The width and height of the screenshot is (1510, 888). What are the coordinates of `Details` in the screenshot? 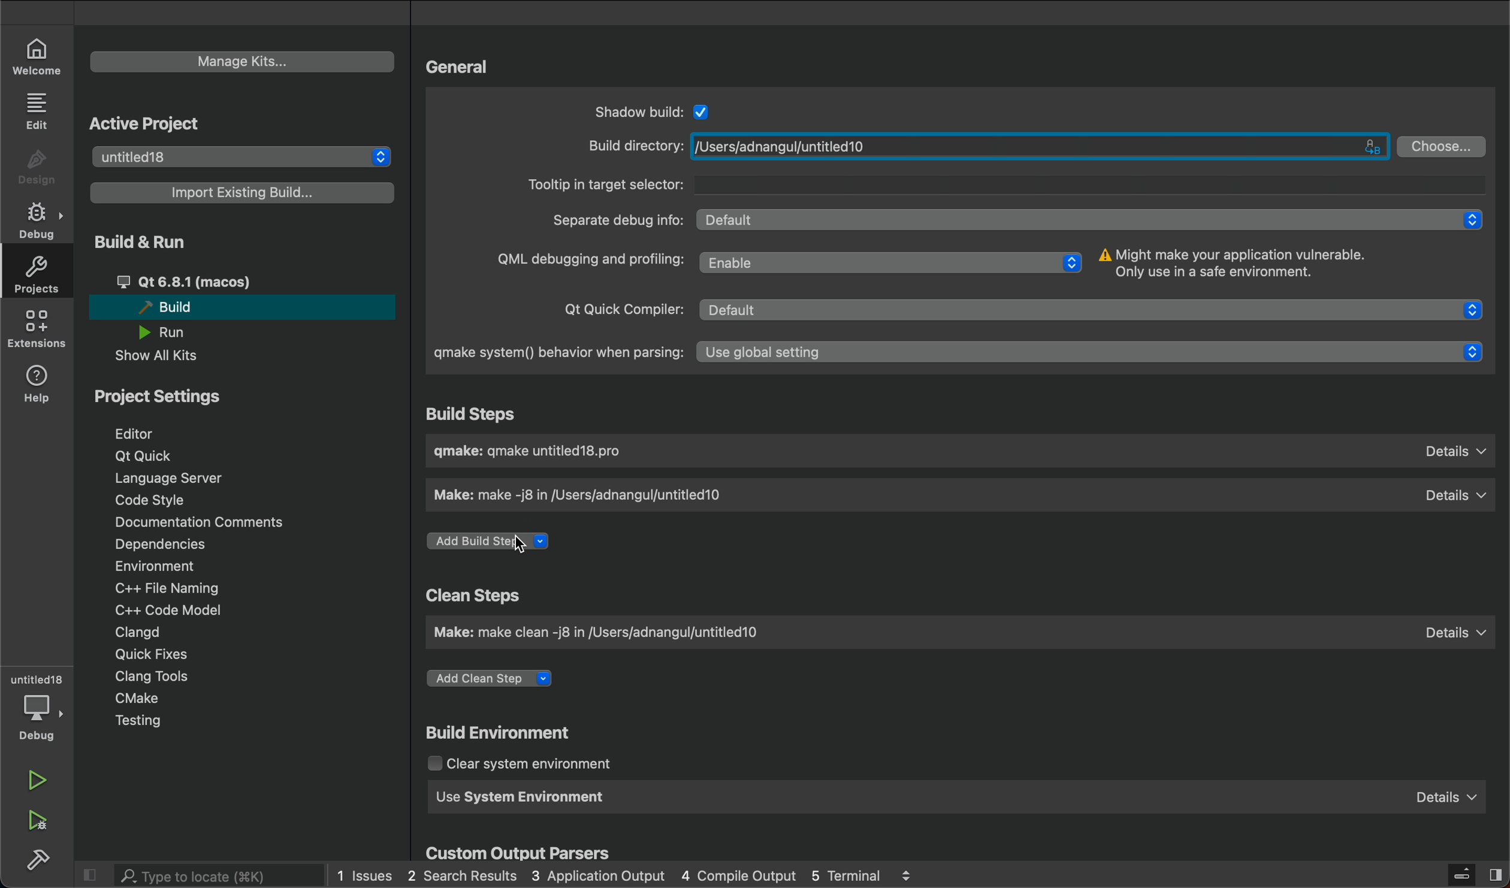 It's located at (1456, 632).